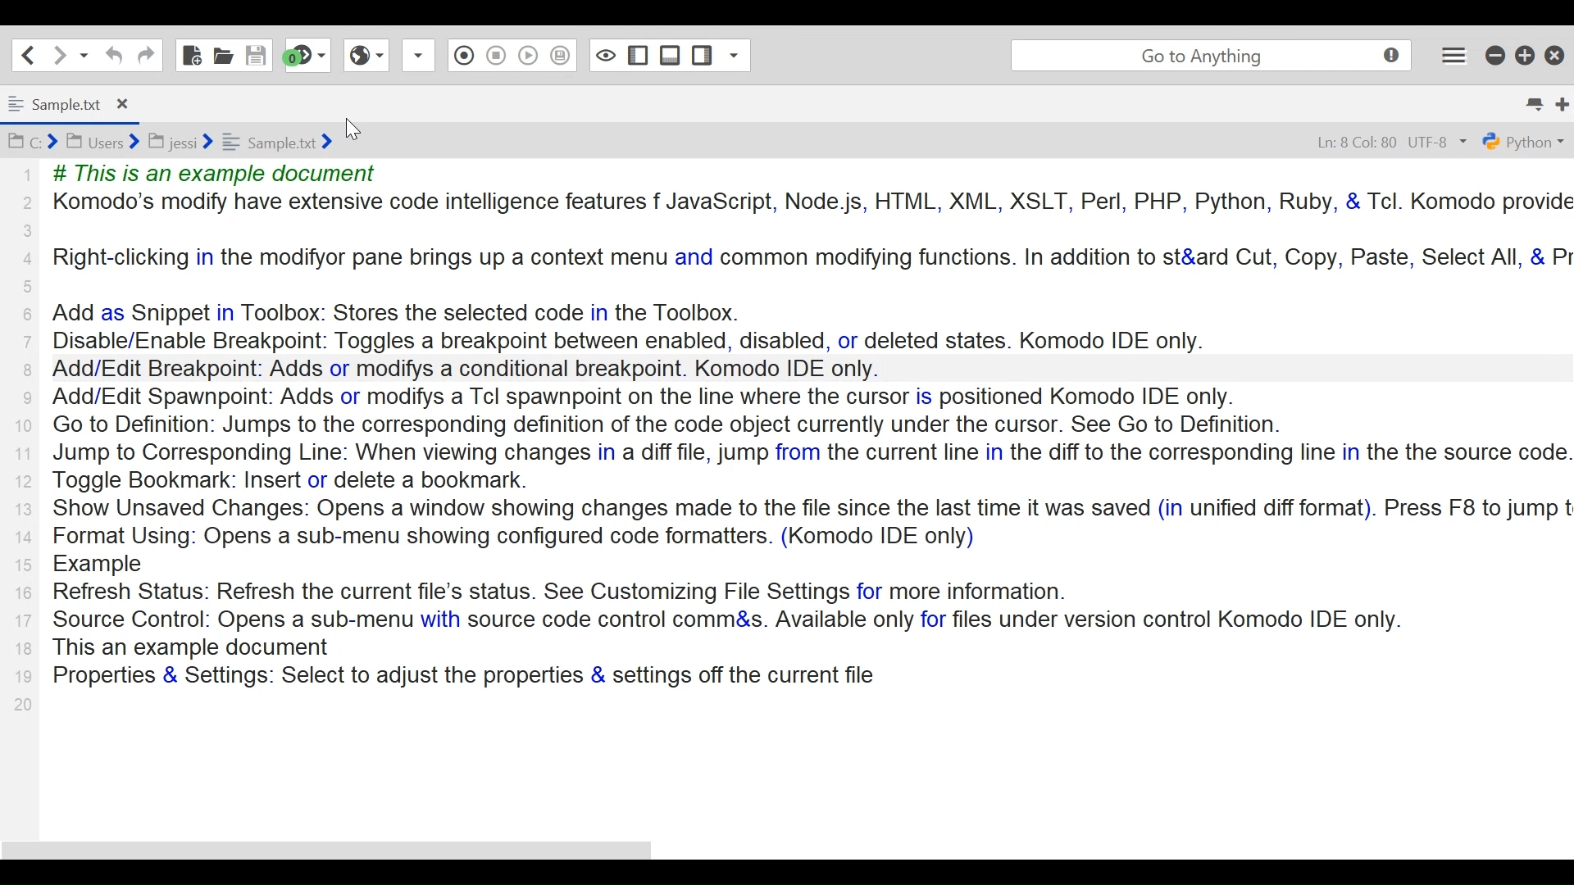 The height and width of the screenshot is (885, 1574). I want to click on Jump to next syntax checking result, so click(307, 54).